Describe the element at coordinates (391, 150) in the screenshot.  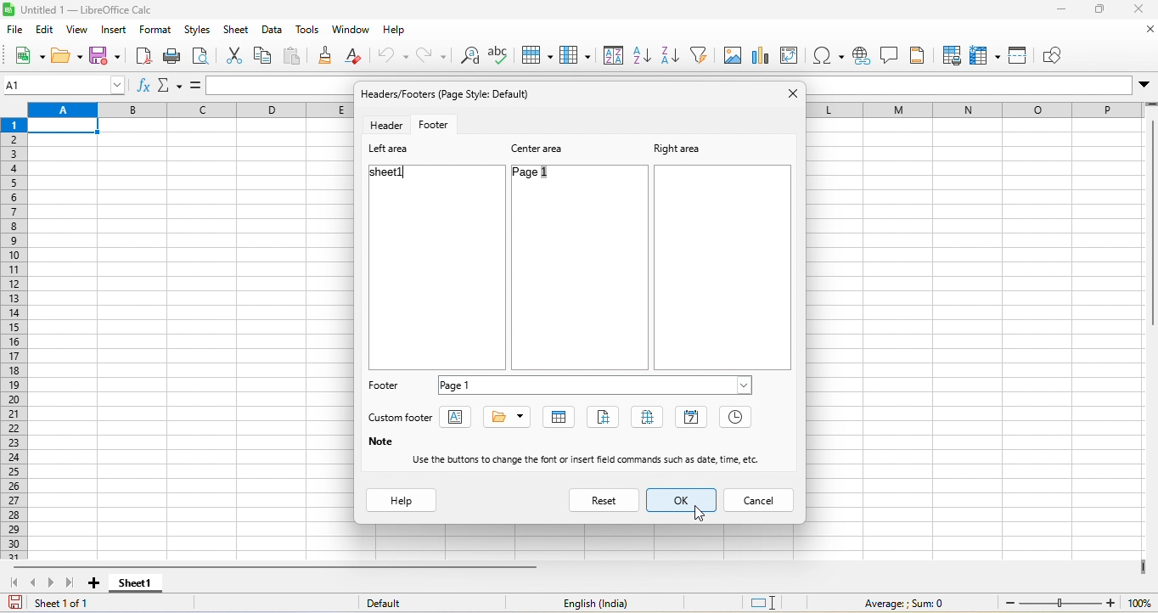
I see `left area` at that location.